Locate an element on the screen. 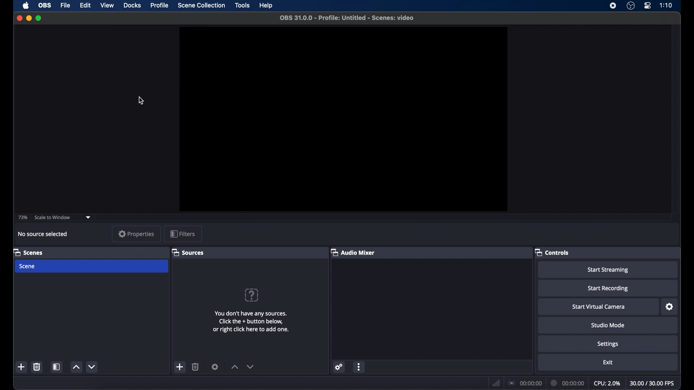 The image size is (694, 390). audio mixer is located at coordinates (355, 253).